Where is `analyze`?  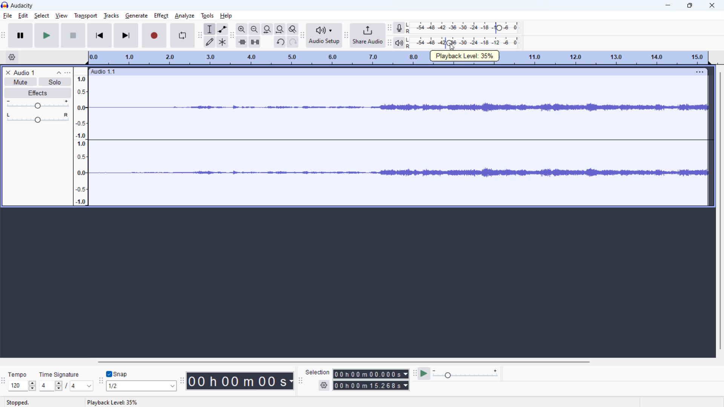 analyze is located at coordinates (184, 15).